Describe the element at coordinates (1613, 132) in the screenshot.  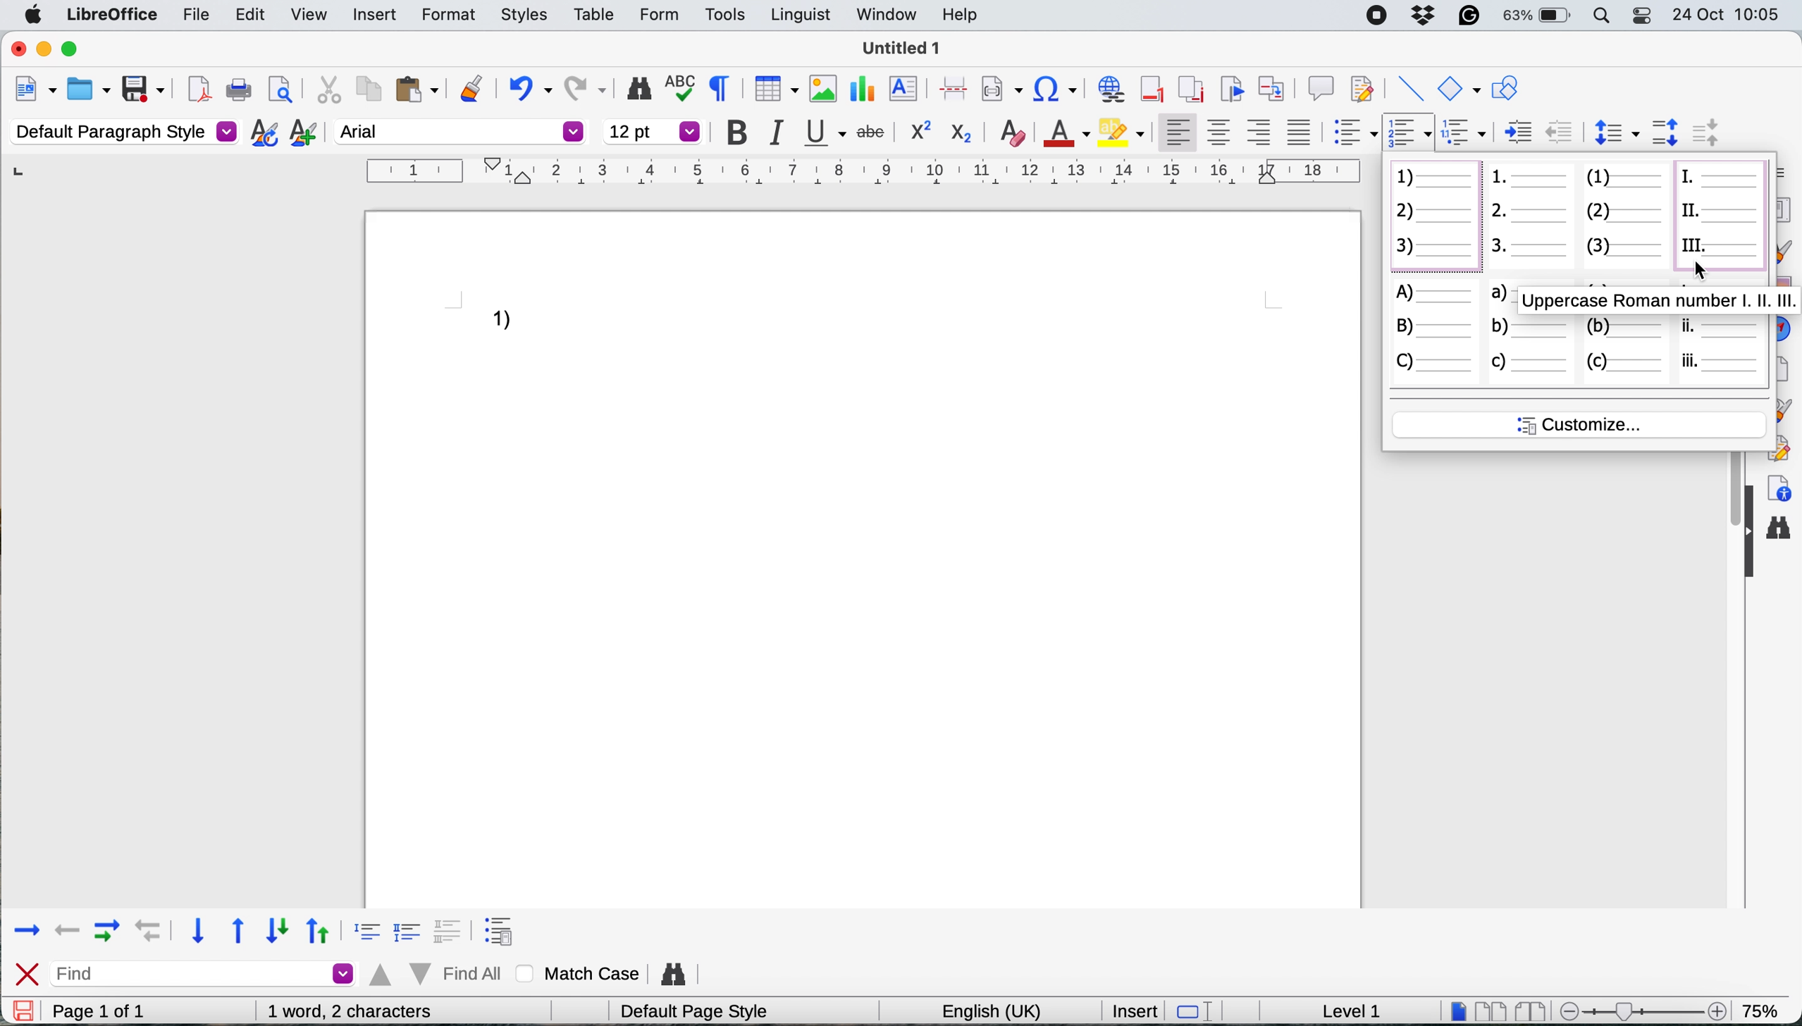
I see `set line spacing` at that location.